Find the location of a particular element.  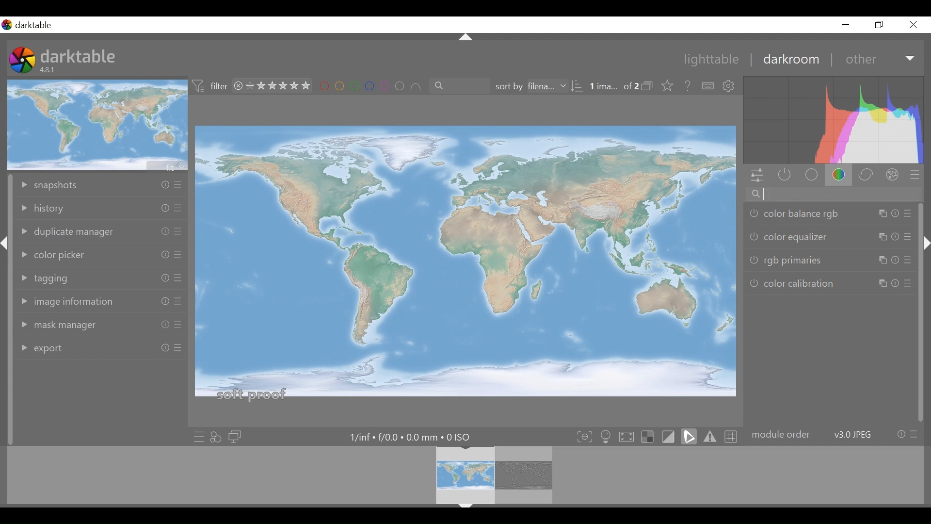

toggle display indication is located at coordinates (670, 436).